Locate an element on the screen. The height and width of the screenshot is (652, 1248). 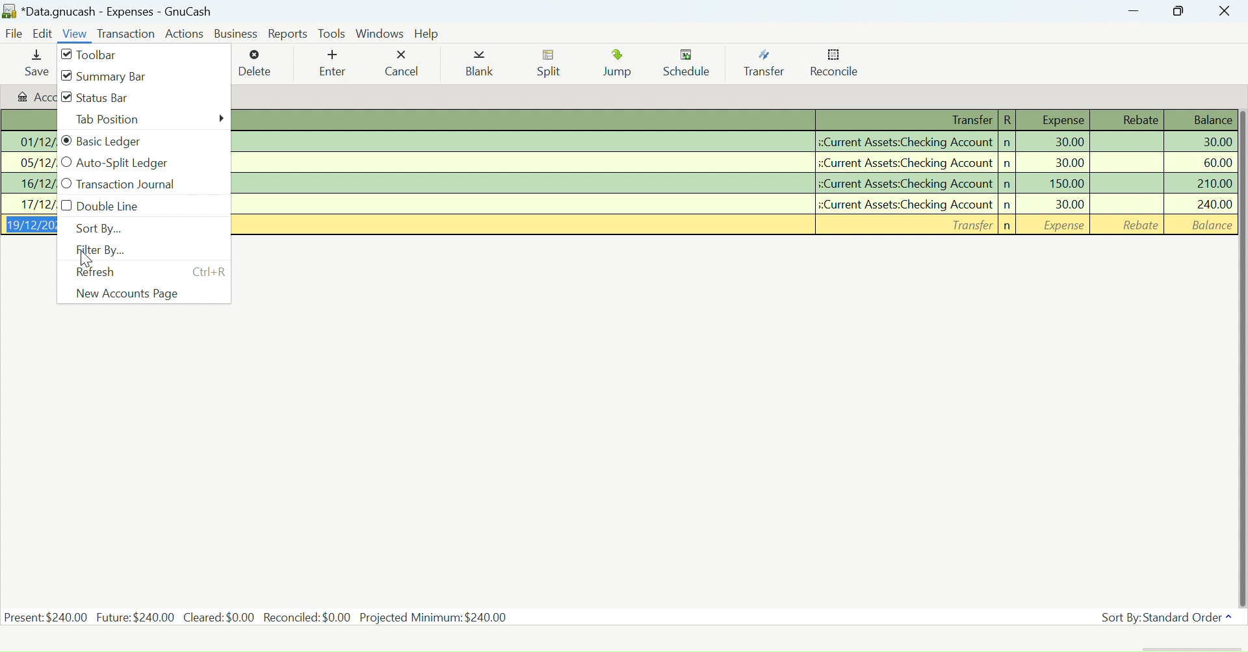
Split is located at coordinates (552, 65).